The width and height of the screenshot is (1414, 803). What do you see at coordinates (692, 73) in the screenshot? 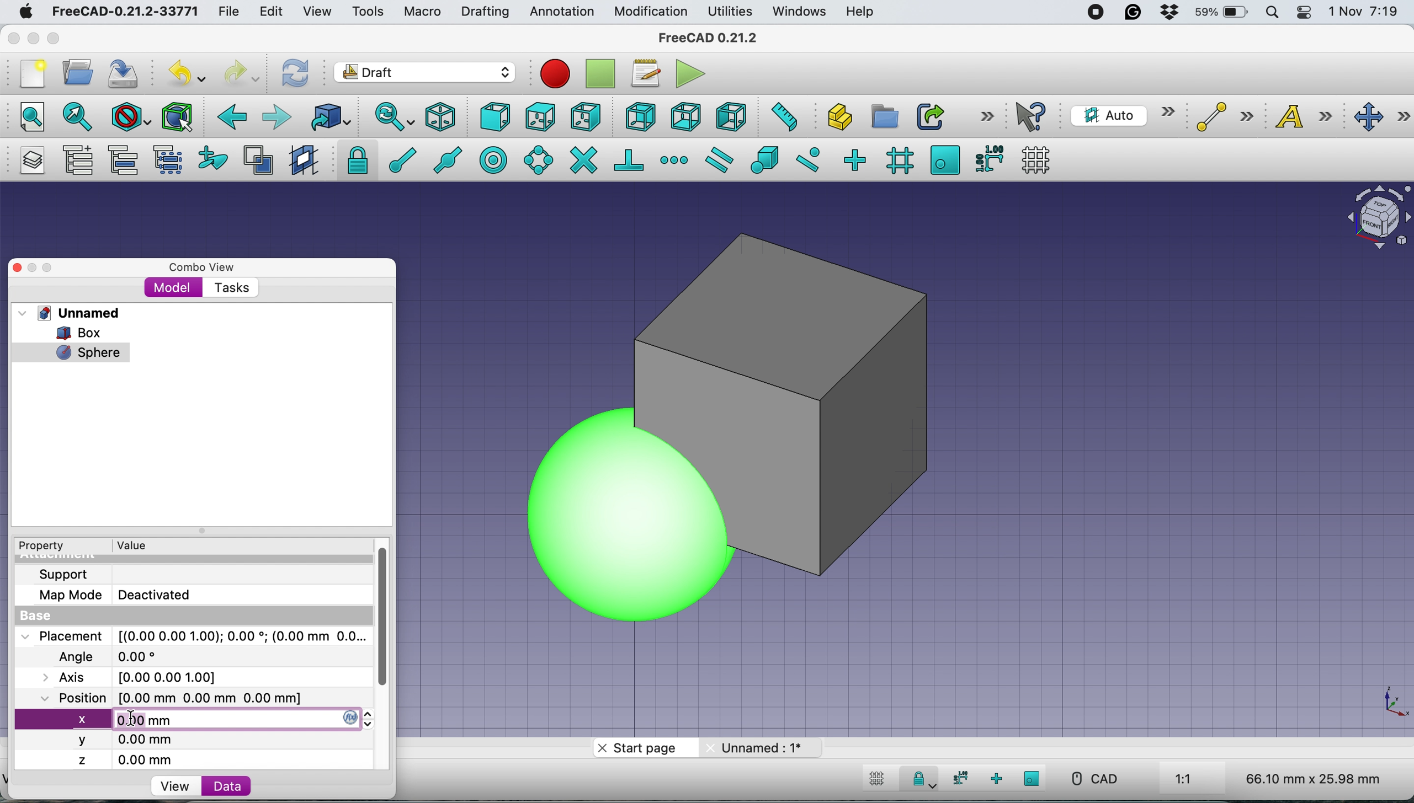
I see `execute macros` at bounding box center [692, 73].